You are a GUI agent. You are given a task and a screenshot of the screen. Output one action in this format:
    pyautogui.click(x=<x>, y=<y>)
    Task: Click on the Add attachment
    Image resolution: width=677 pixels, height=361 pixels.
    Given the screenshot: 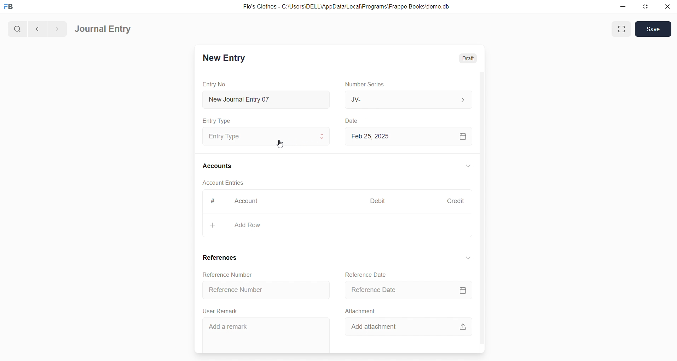 What is the action you would take?
    pyautogui.click(x=408, y=326)
    